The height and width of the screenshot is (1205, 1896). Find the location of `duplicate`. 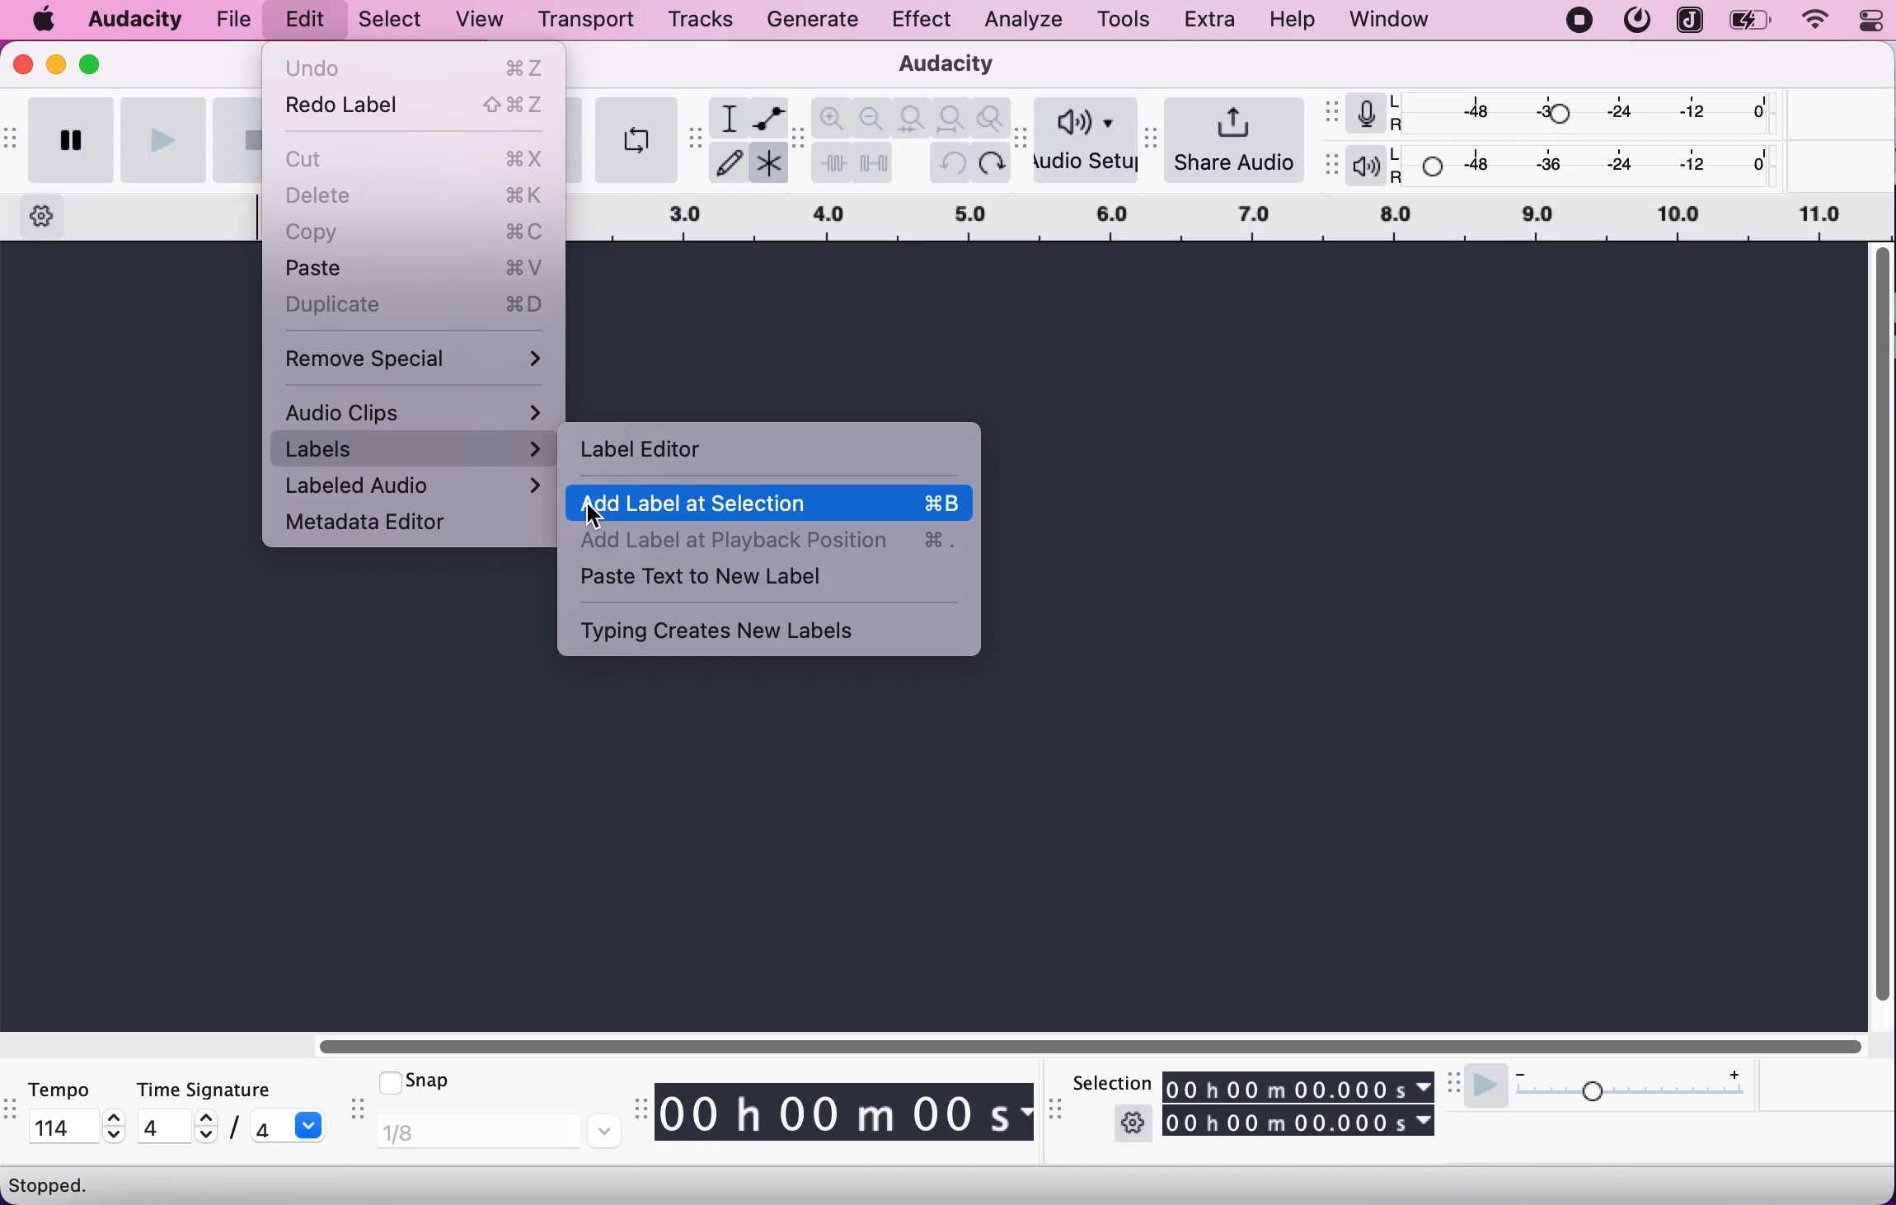

duplicate is located at coordinates (416, 305).